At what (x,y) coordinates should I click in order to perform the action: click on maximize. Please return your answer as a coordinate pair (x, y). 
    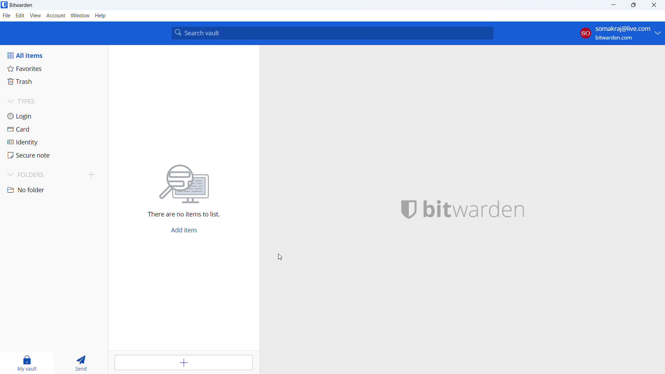
    Looking at the image, I should click on (633, 5).